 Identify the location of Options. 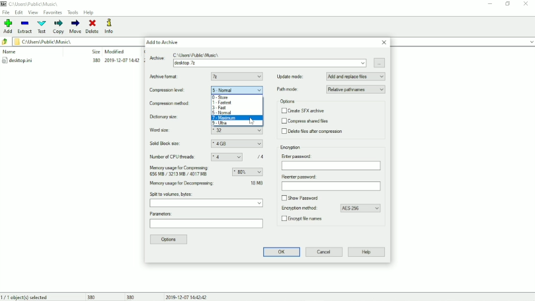
(288, 101).